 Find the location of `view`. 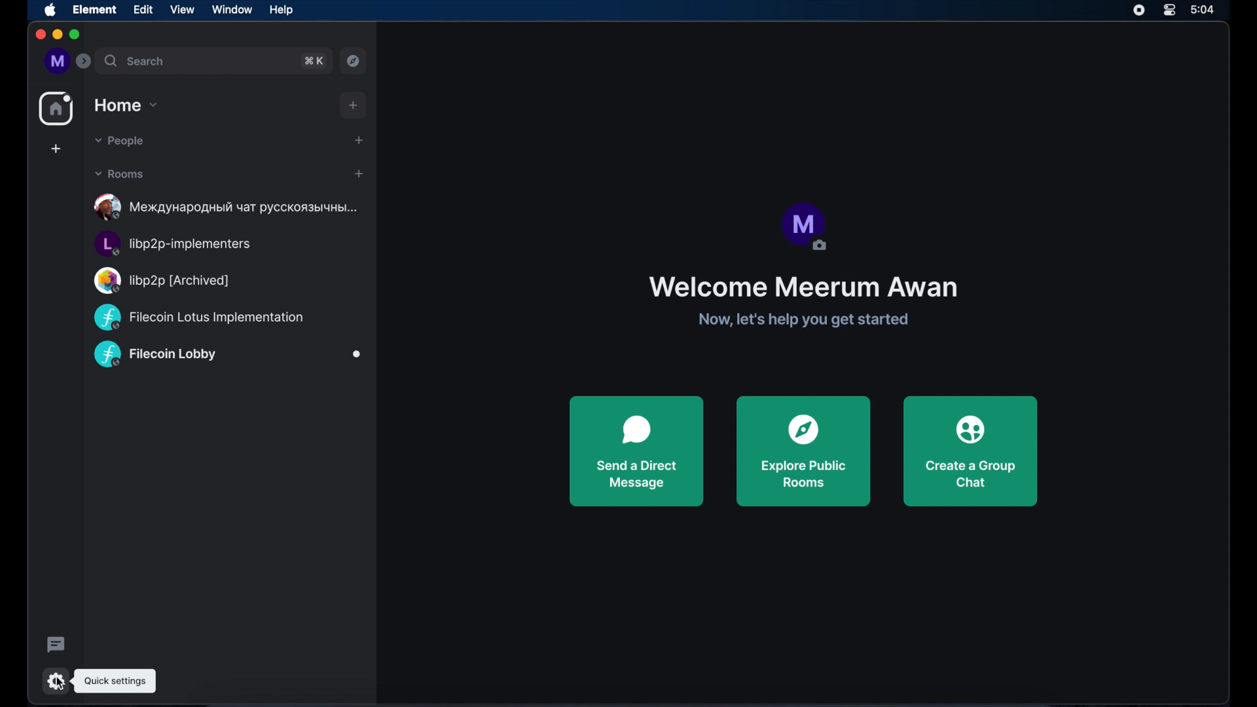

view is located at coordinates (182, 9).